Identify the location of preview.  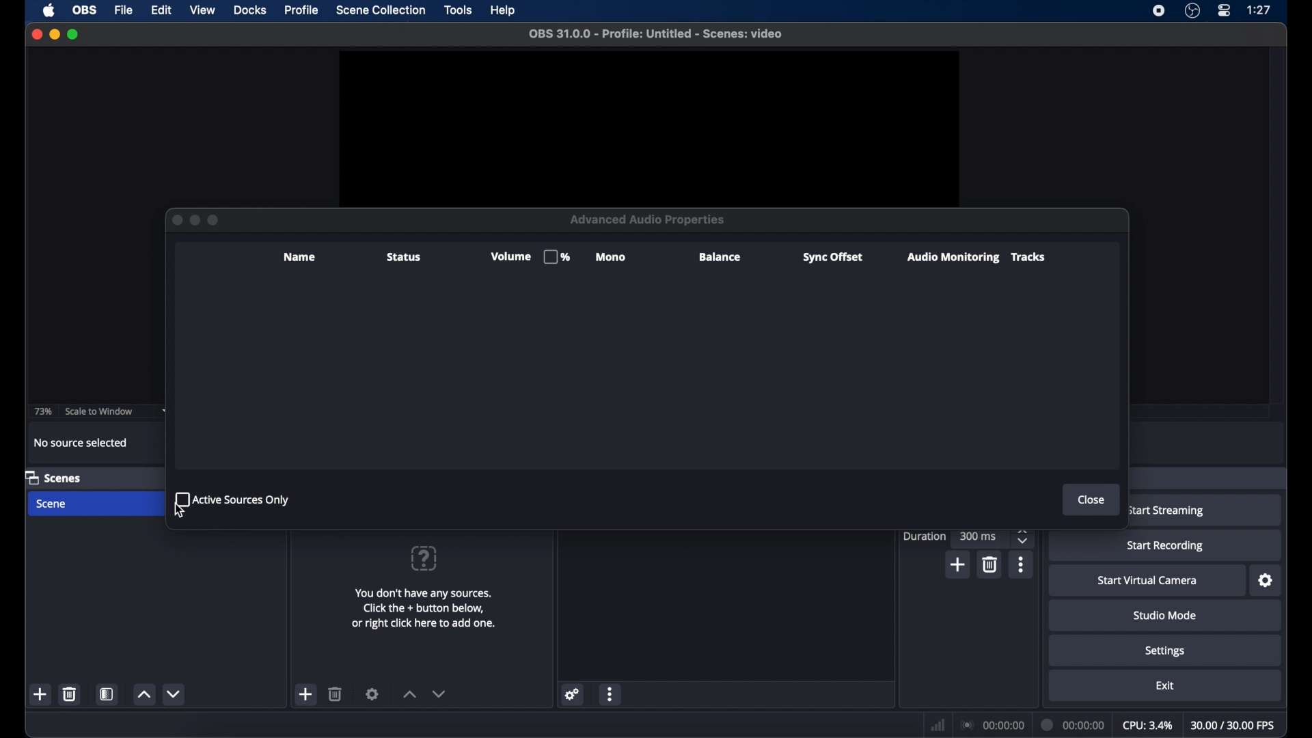
(651, 126).